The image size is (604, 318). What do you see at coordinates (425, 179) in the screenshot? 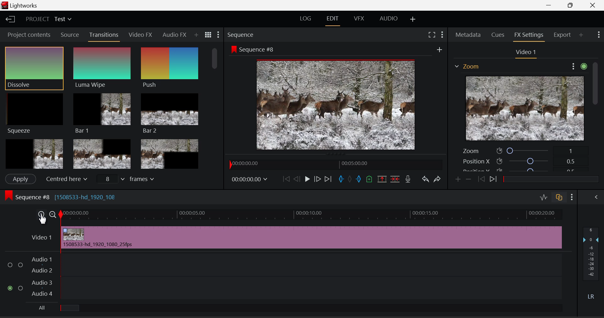
I see `Undo` at bounding box center [425, 179].